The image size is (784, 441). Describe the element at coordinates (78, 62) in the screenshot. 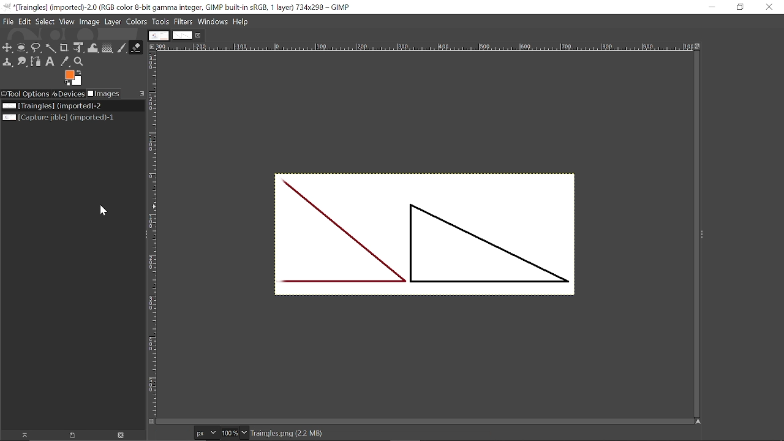

I see `Zoom tool` at that location.